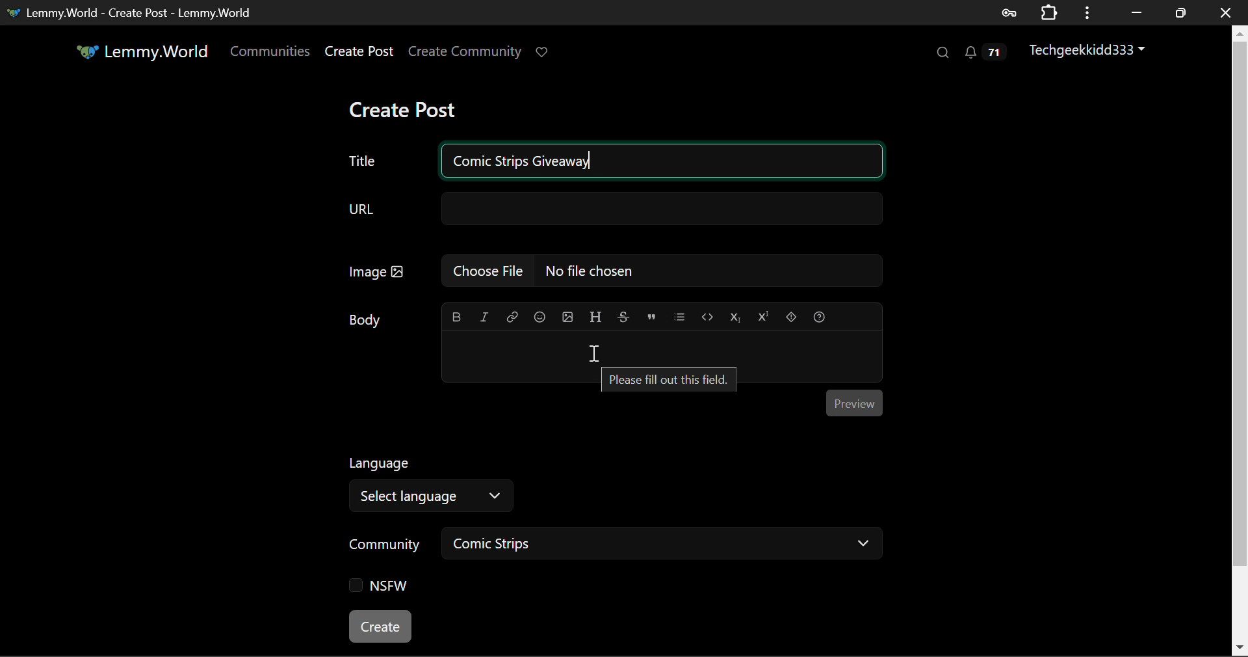  I want to click on Title: Comic Strips Giveaway, so click(612, 163).